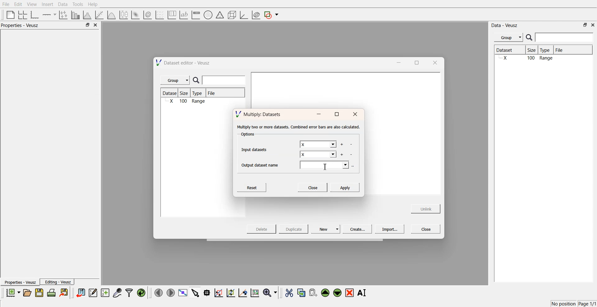  What do you see at coordinates (75, 15) in the screenshot?
I see `plot bar chart` at bounding box center [75, 15].